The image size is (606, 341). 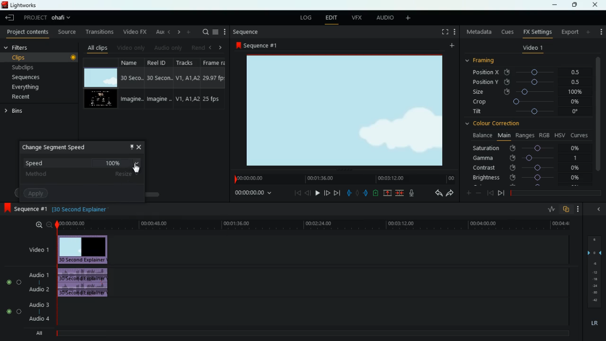 What do you see at coordinates (598, 208) in the screenshot?
I see `minimize` at bounding box center [598, 208].